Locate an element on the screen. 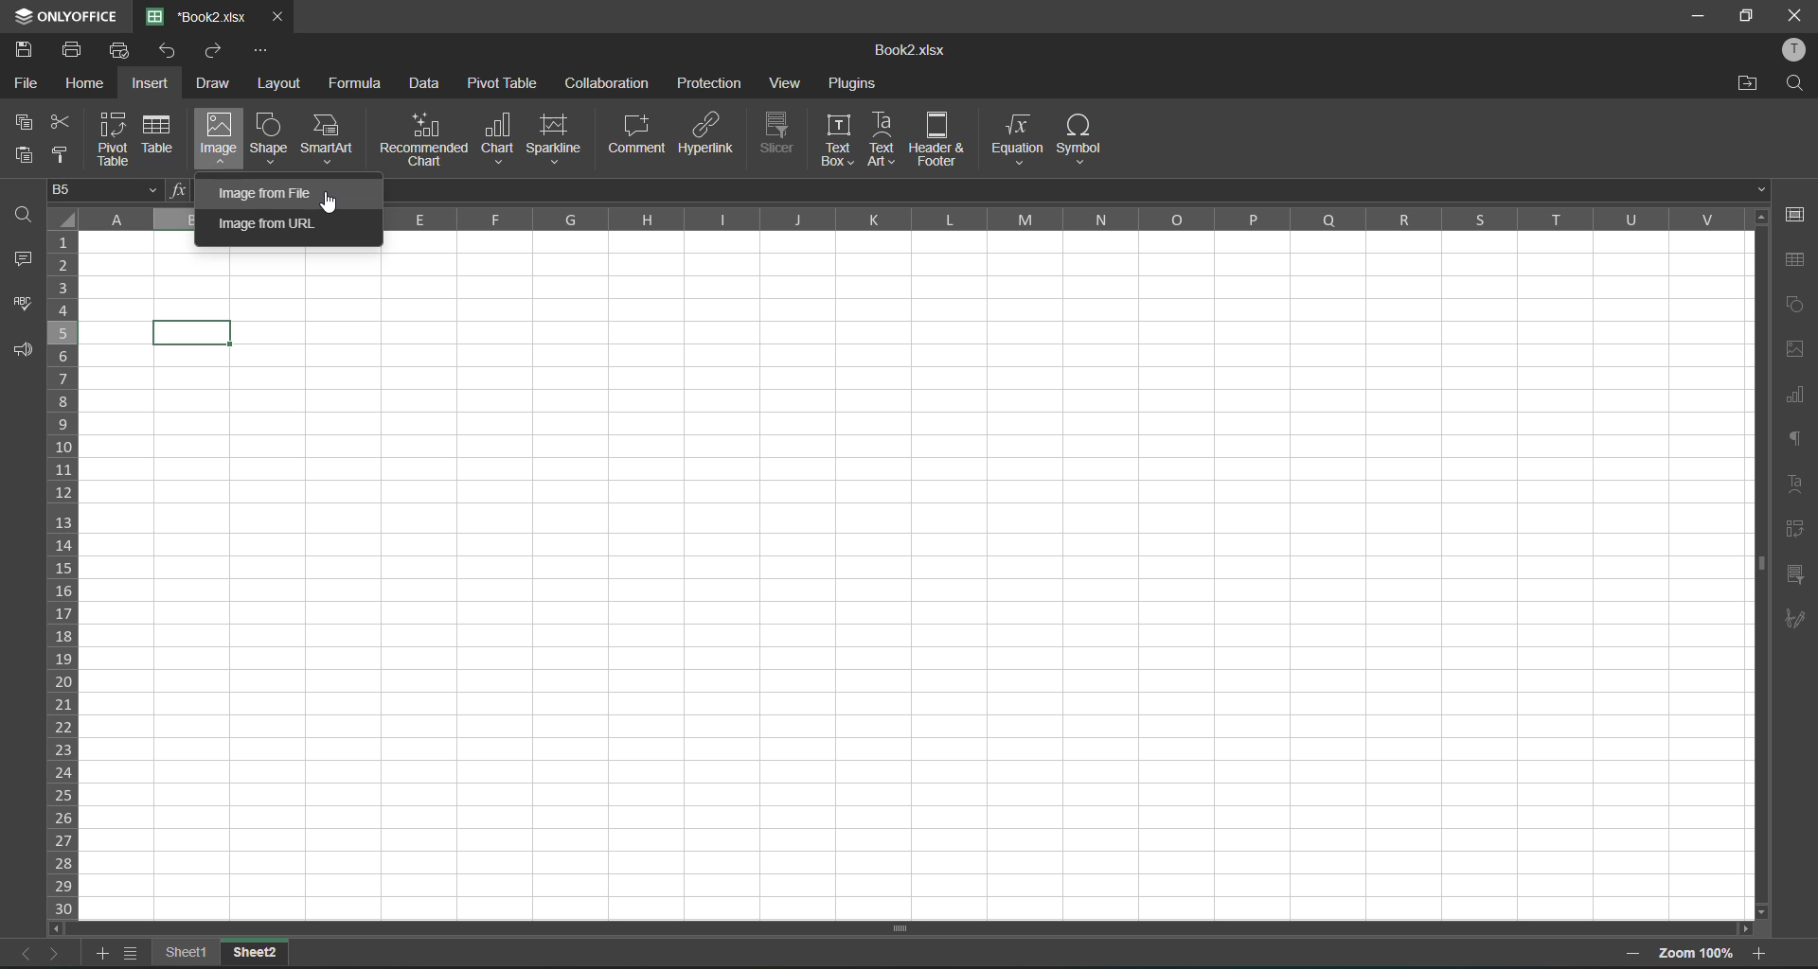 This screenshot has width=1818, height=969. copy style is located at coordinates (68, 153).